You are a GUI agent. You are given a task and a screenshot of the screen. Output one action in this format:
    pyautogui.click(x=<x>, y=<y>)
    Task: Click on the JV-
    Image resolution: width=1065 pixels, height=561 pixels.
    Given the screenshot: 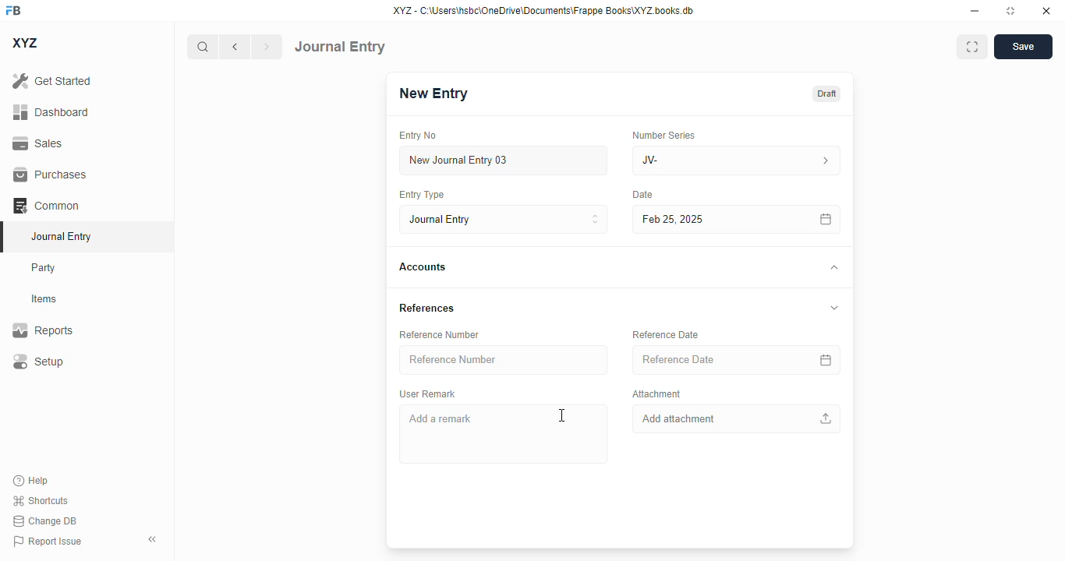 What is the action you would take?
    pyautogui.click(x=700, y=161)
    